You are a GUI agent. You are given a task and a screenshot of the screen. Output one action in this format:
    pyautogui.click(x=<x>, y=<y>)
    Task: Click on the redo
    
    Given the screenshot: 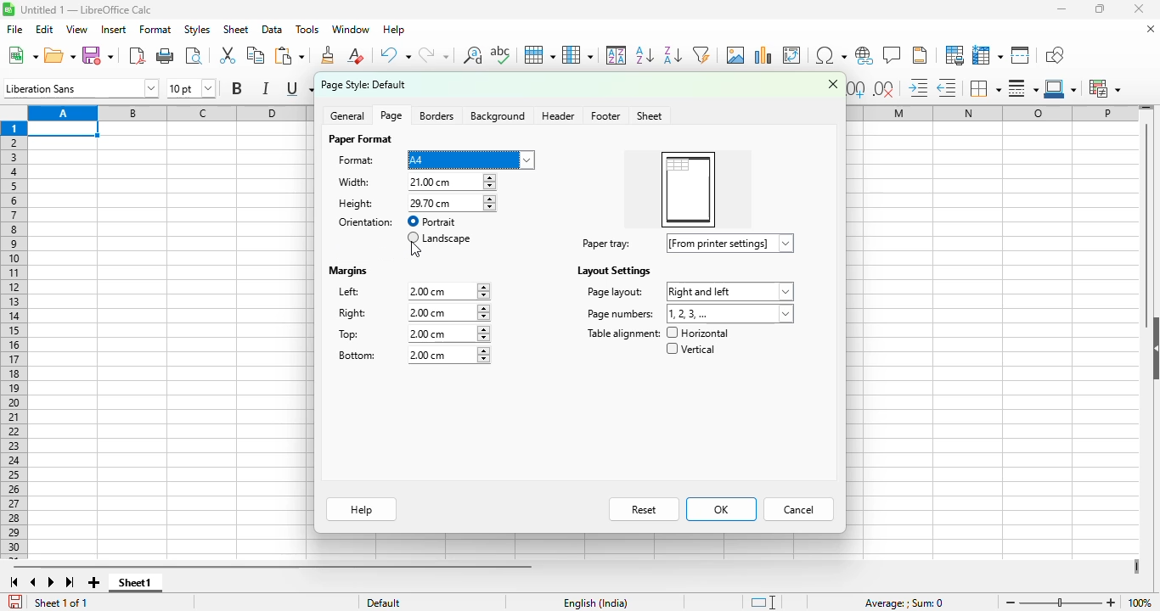 What is the action you would take?
    pyautogui.click(x=434, y=54)
    